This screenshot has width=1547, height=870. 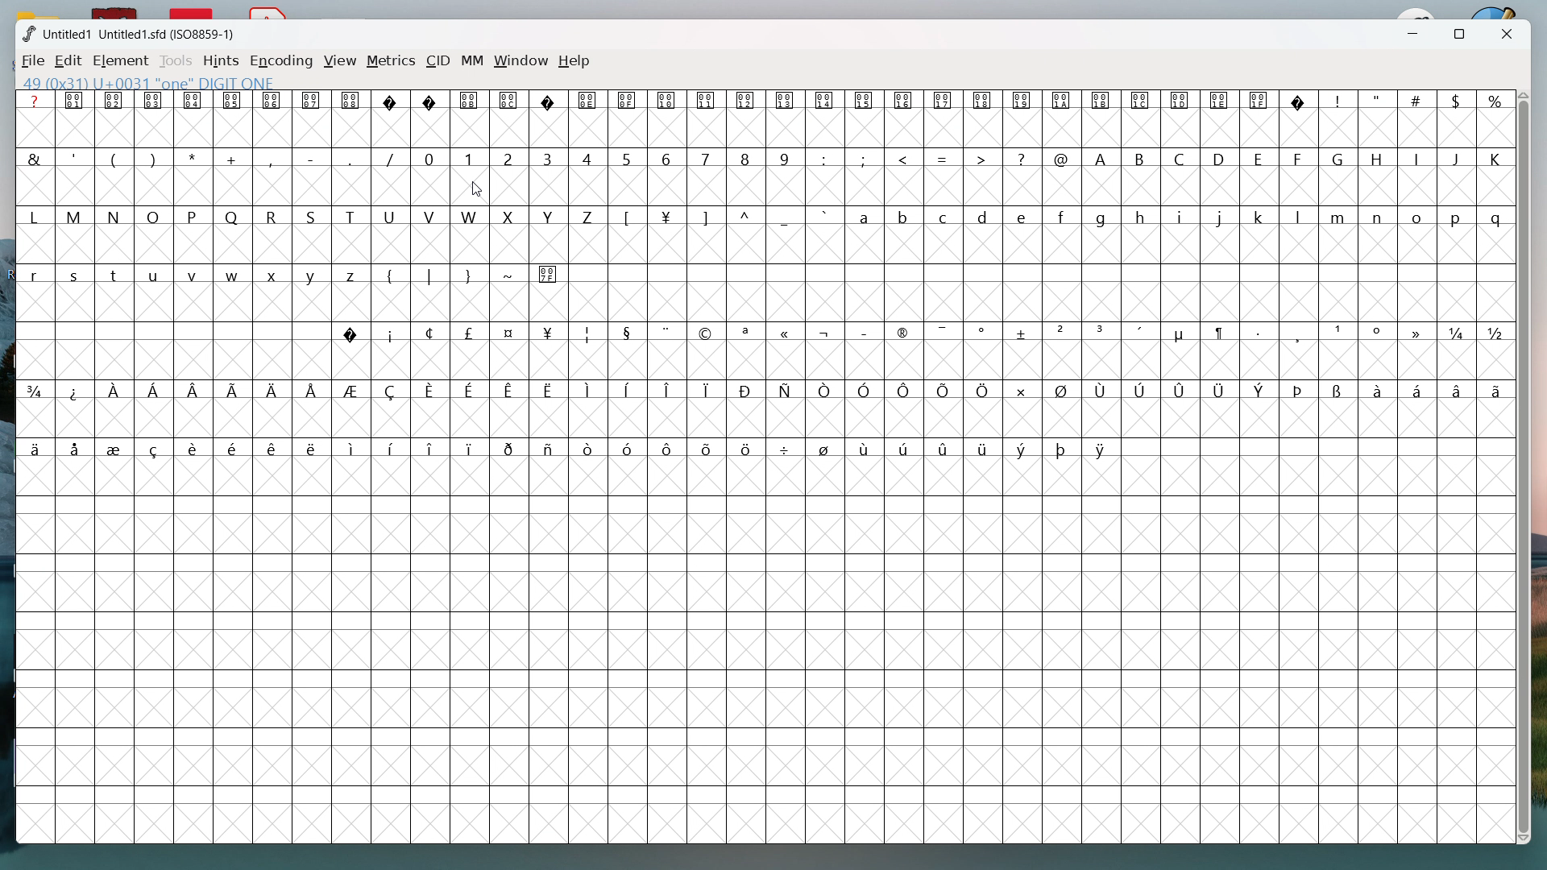 What do you see at coordinates (1497, 390) in the screenshot?
I see `symbol` at bounding box center [1497, 390].